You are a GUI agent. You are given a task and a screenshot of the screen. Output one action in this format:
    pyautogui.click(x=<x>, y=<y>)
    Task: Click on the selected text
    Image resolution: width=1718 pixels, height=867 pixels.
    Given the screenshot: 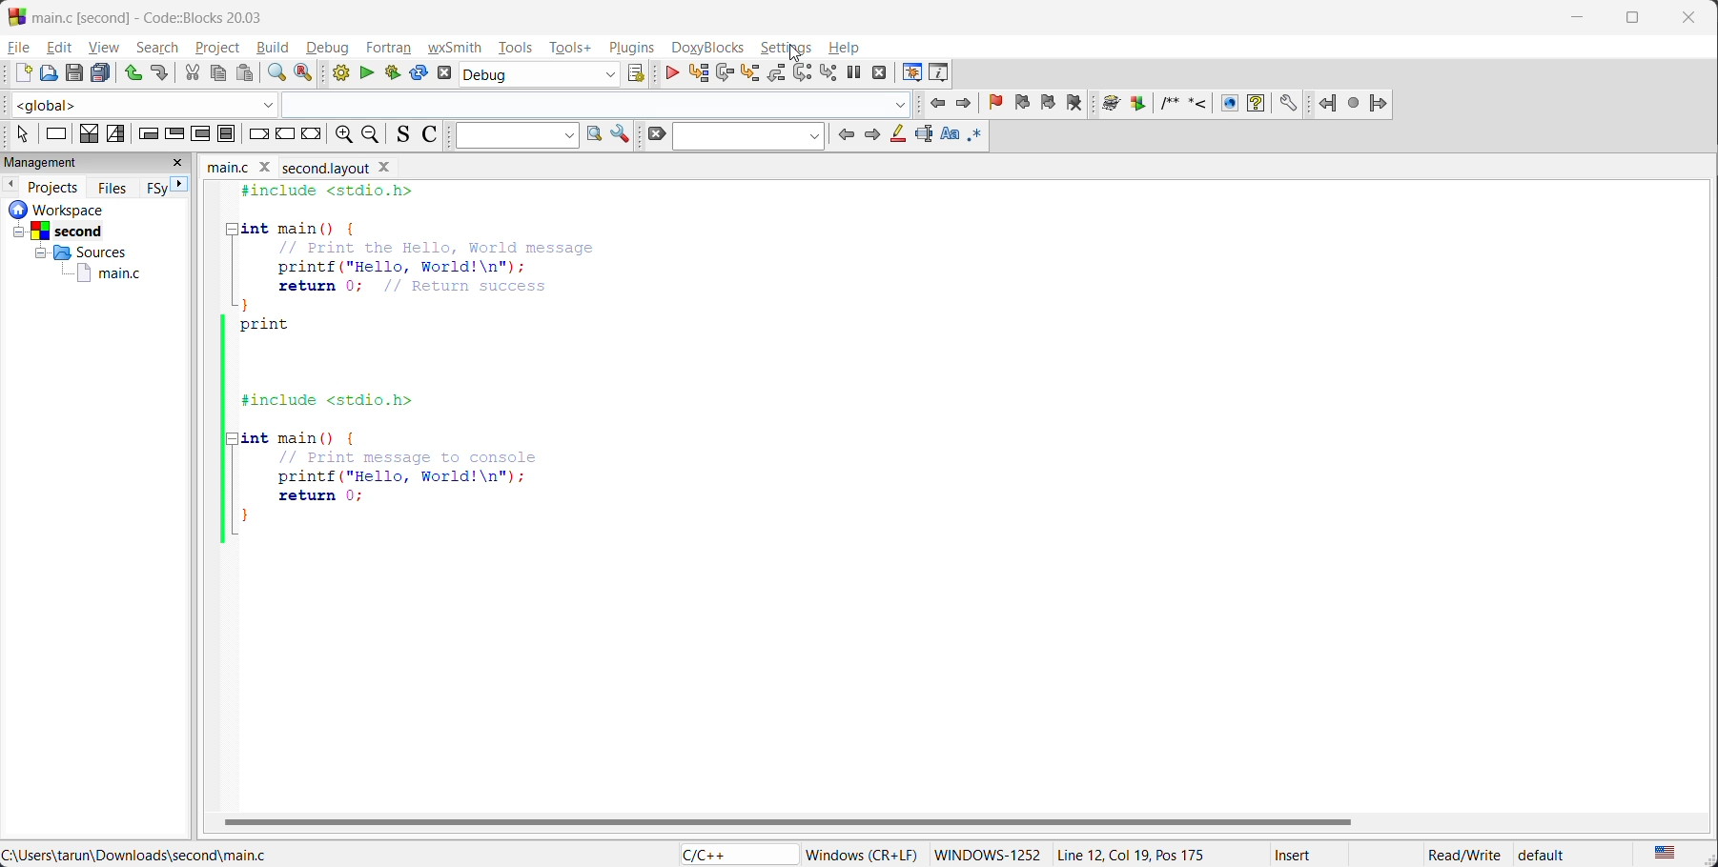 What is the action you would take?
    pyautogui.click(x=924, y=137)
    